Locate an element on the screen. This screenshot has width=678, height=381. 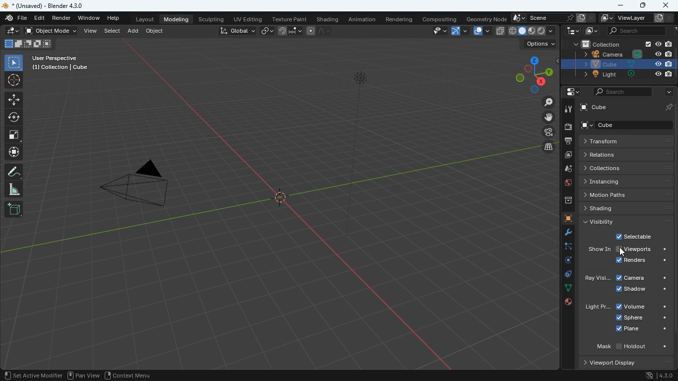
zoom is located at coordinates (545, 103).